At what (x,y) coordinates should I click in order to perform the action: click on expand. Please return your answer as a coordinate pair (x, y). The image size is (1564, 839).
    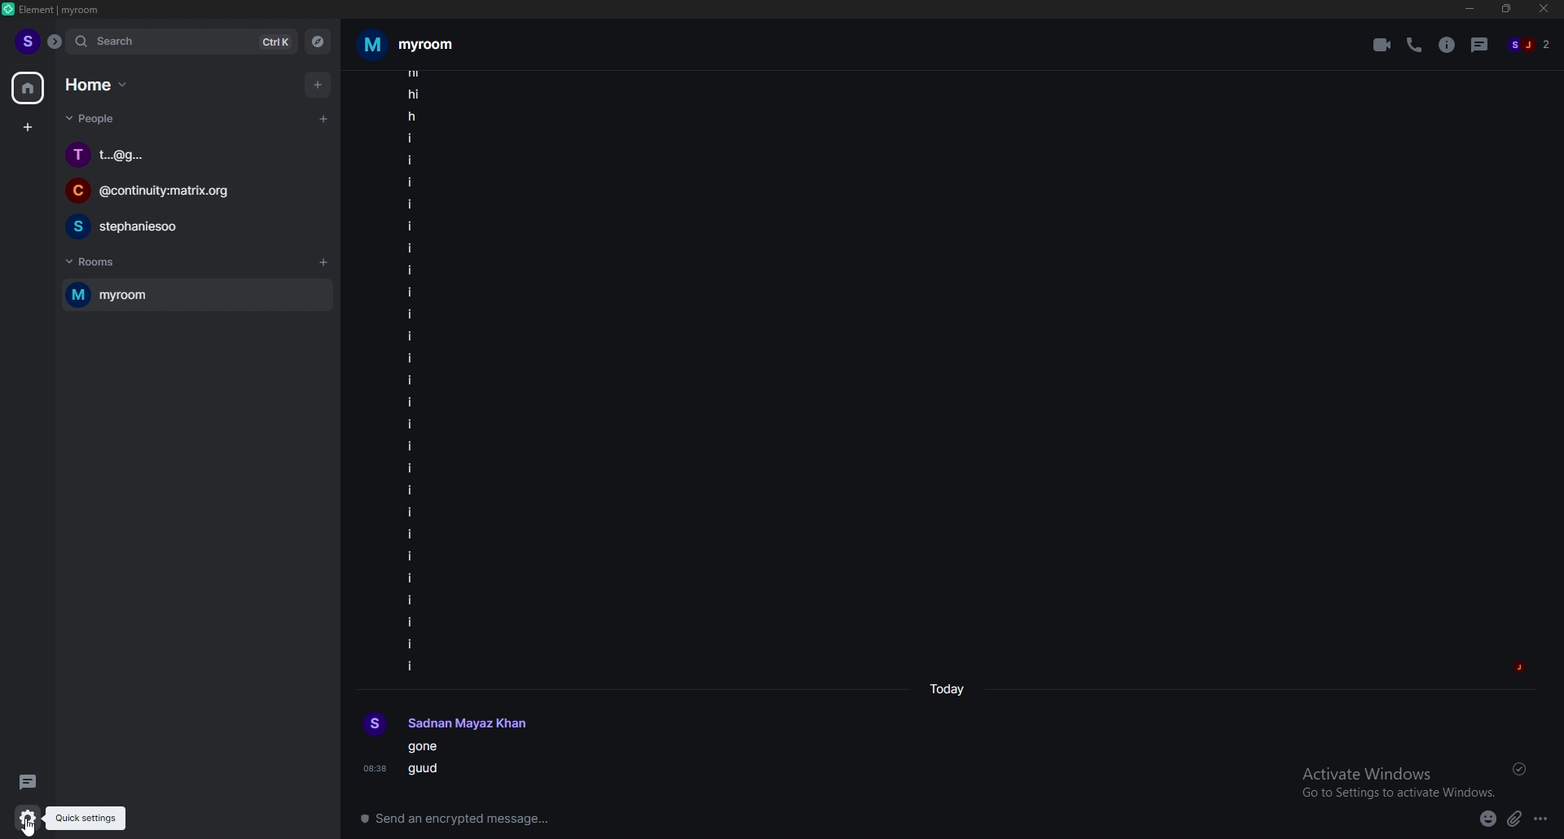
    Looking at the image, I should click on (54, 42).